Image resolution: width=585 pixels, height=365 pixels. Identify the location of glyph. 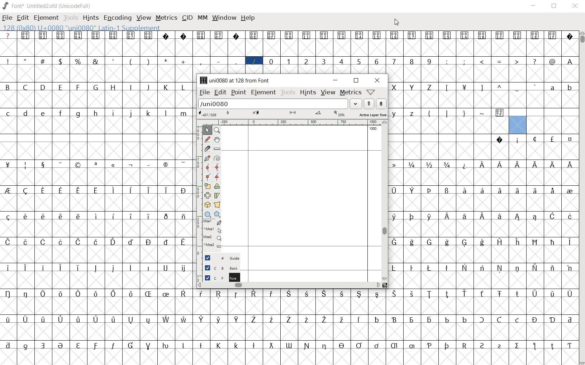
(149, 190).